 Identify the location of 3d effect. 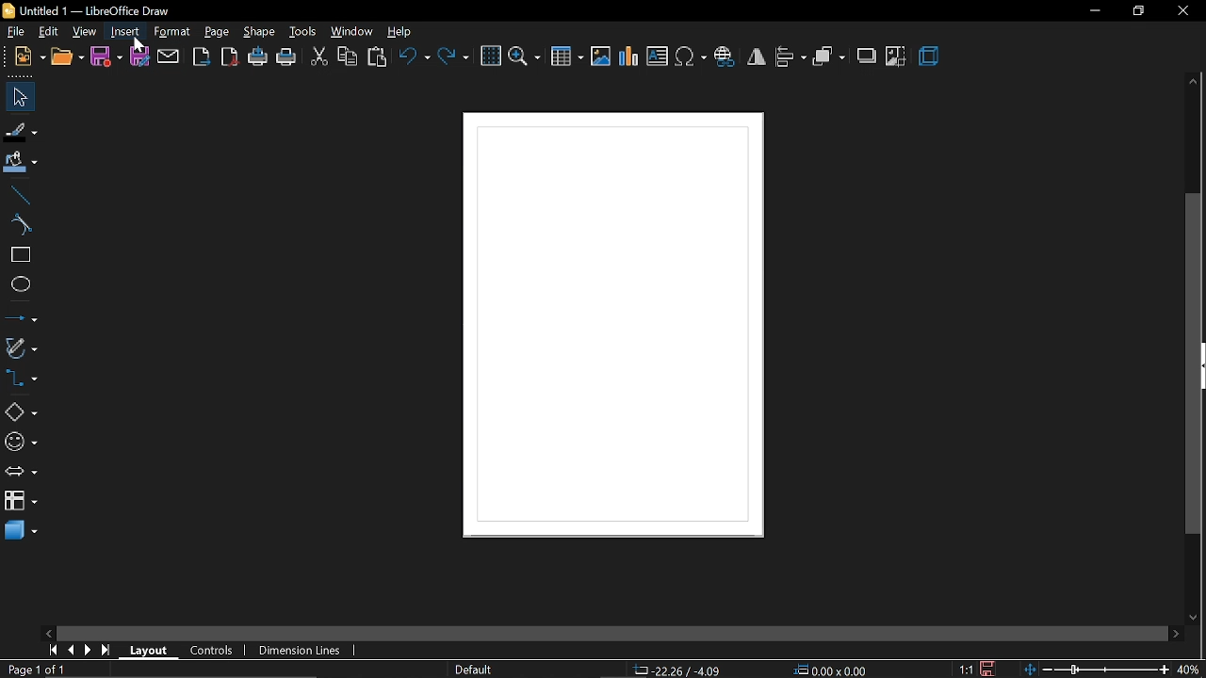
(929, 56).